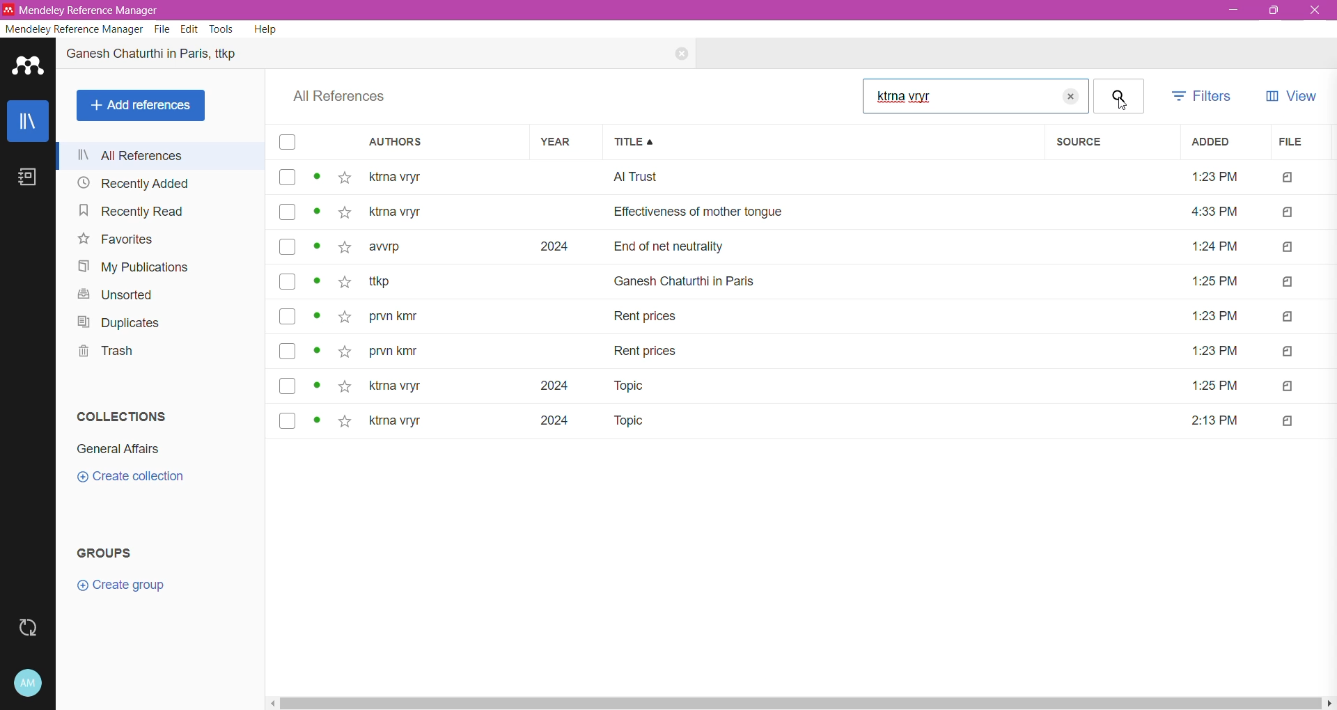  What do you see at coordinates (343, 386) in the screenshot?
I see `add to favorites` at bounding box center [343, 386].